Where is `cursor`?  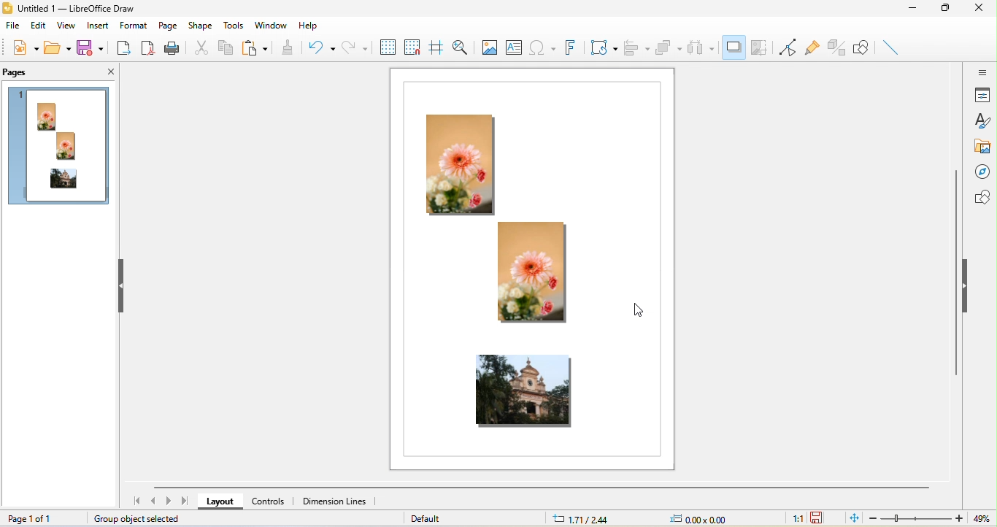
cursor is located at coordinates (639, 311).